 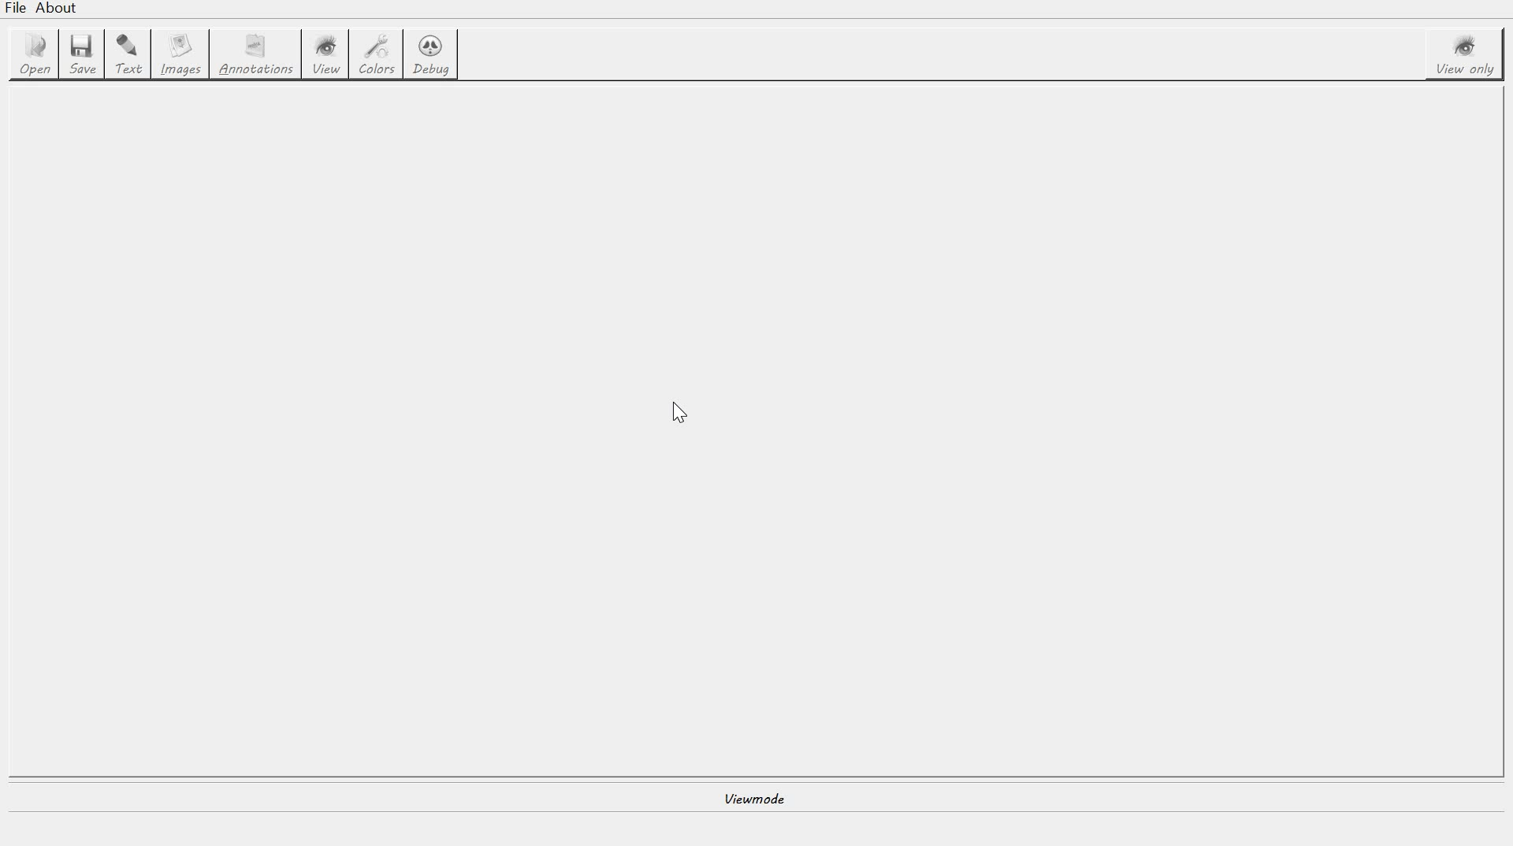 What do you see at coordinates (377, 56) in the screenshot?
I see `colors` at bounding box center [377, 56].